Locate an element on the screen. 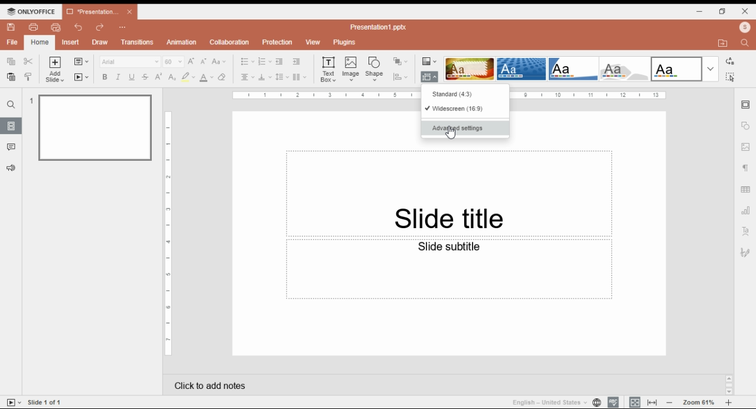  italics is located at coordinates (117, 77).